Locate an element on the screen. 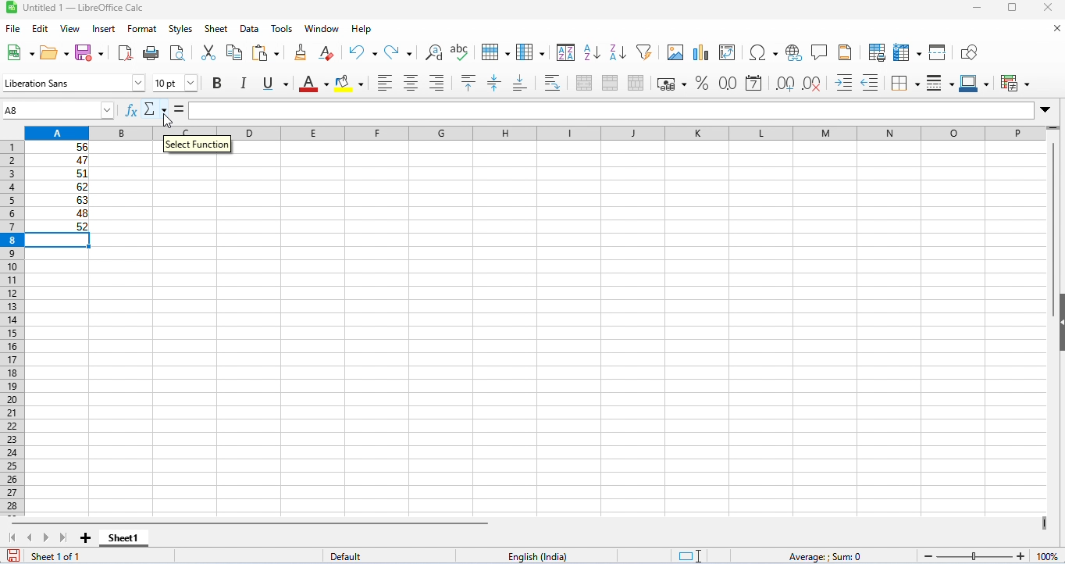 The image size is (1065, 564). filter is located at coordinates (644, 51).